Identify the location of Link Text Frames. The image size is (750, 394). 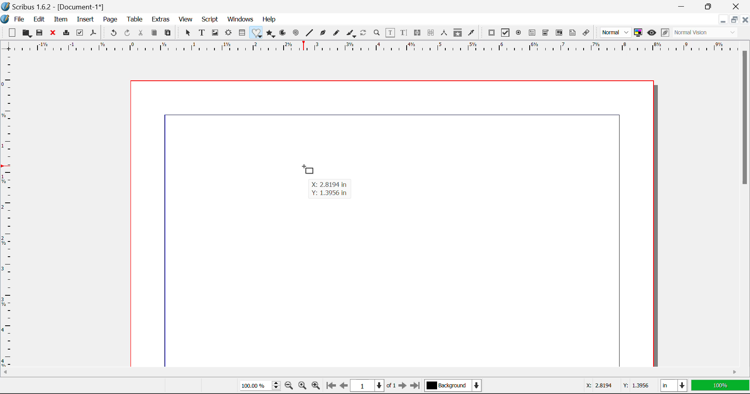
(419, 32).